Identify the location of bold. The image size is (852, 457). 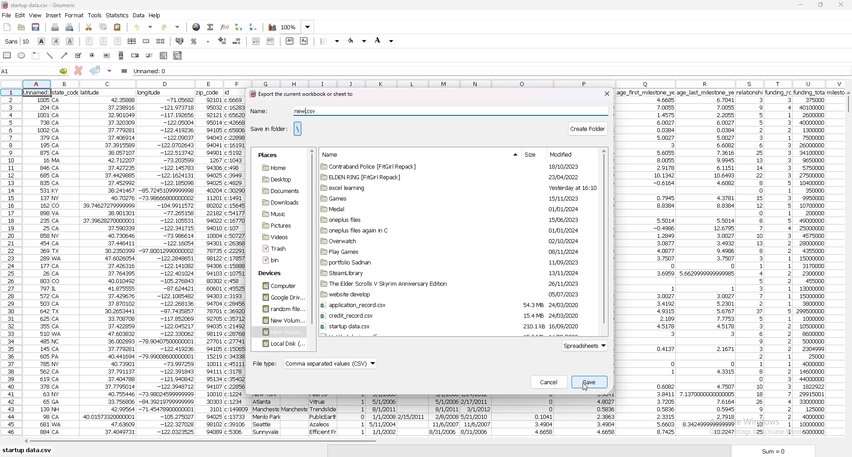
(42, 41).